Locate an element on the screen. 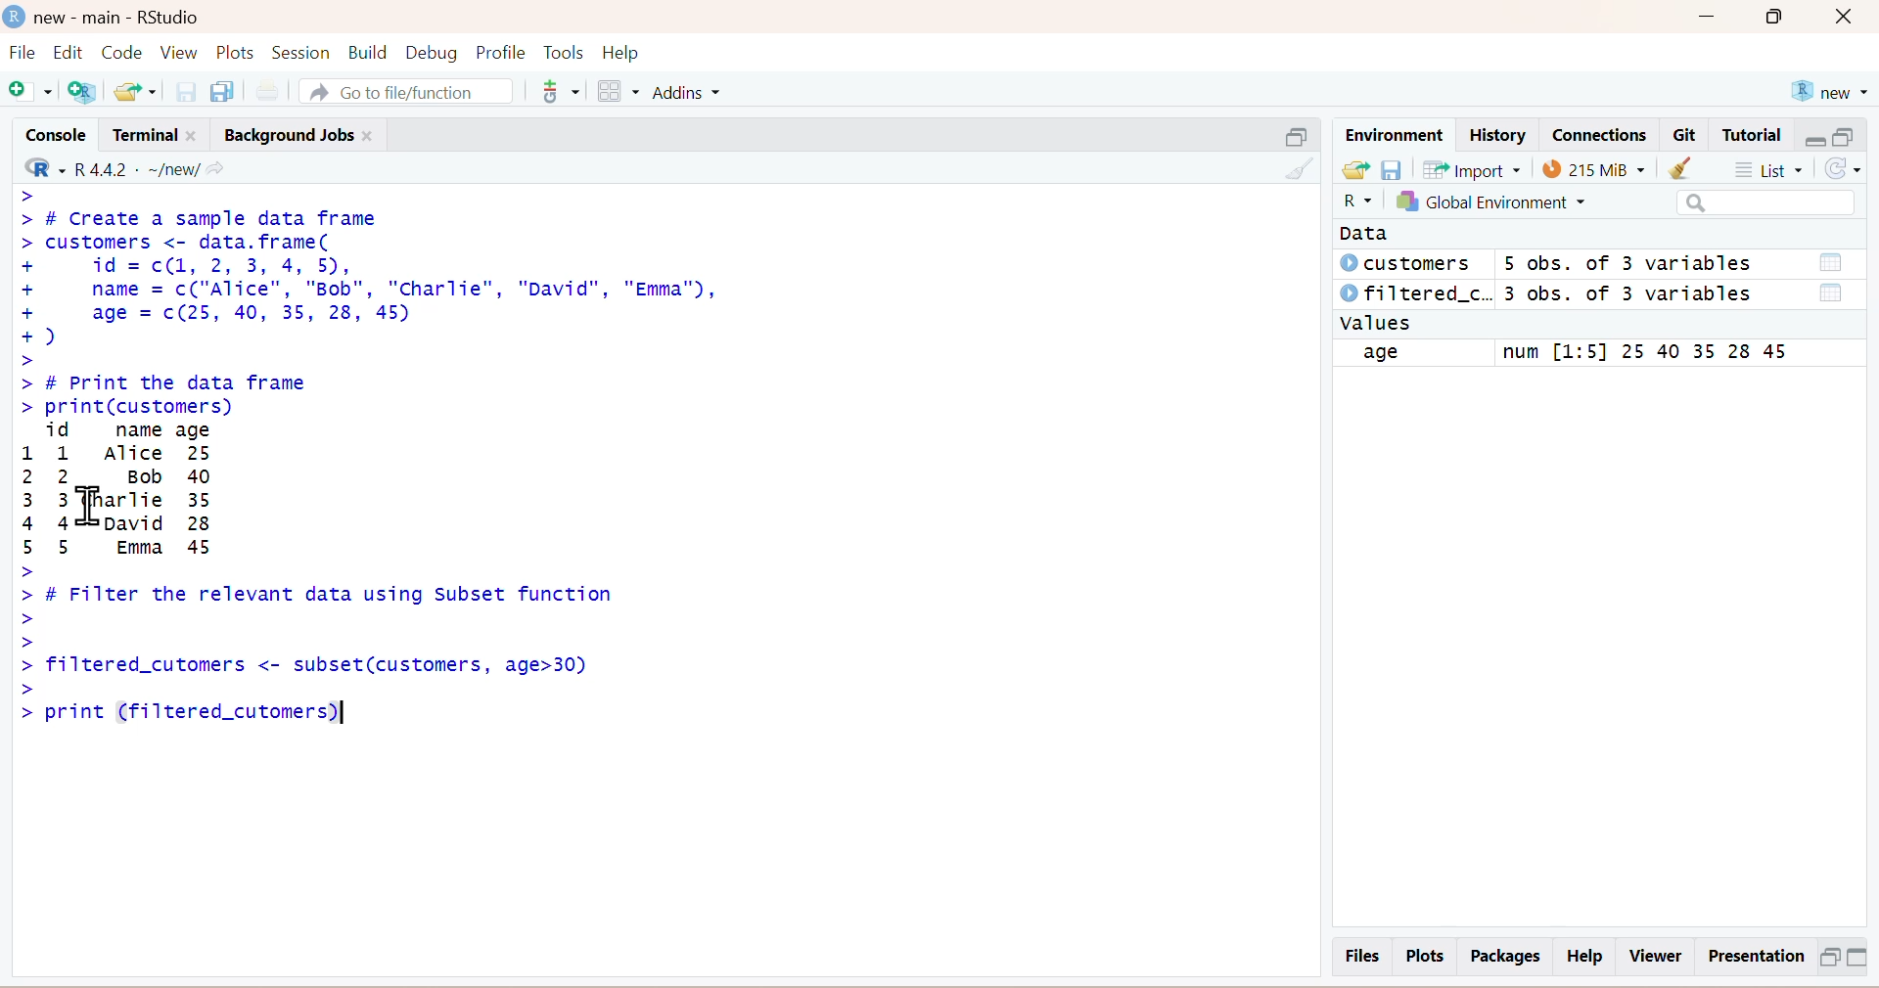 The height and width of the screenshot is (988, 1879). refresh is located at coordinates (1851, 171).